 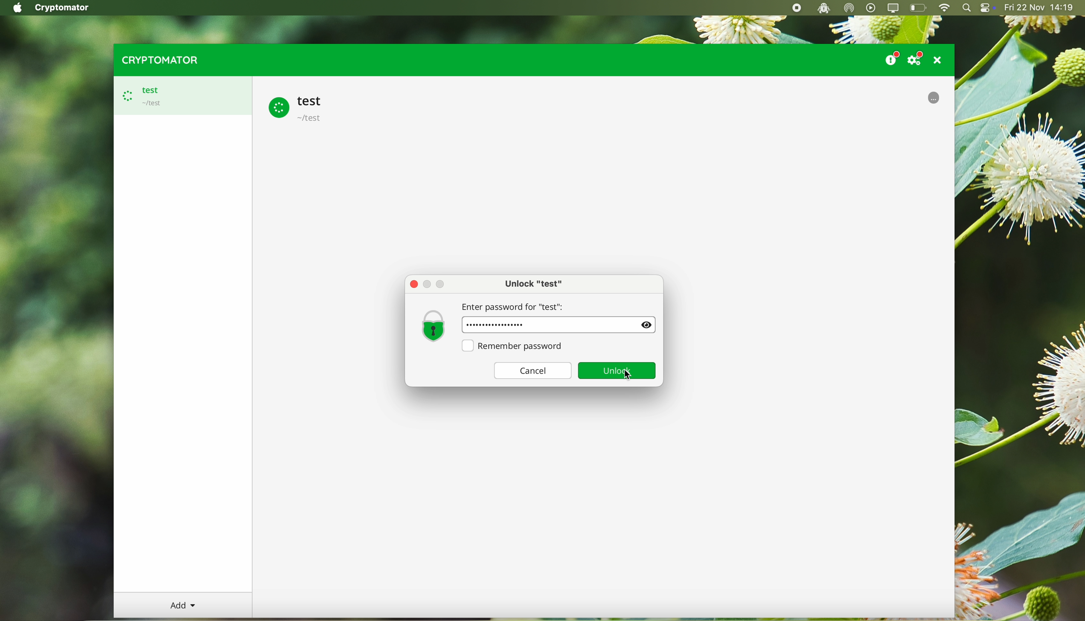 I want to click on close program, so click(x=940, y=60).